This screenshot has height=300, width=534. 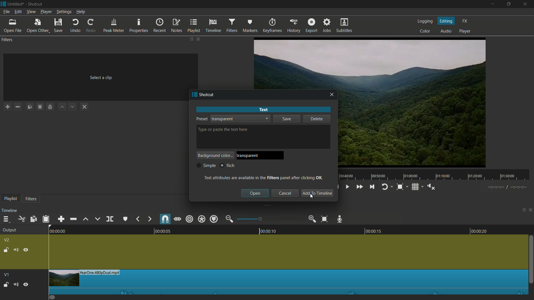 What do you see at coordinates (213, 26) in the screenshot?
I see `timeline` at bounding box center [213, 26].